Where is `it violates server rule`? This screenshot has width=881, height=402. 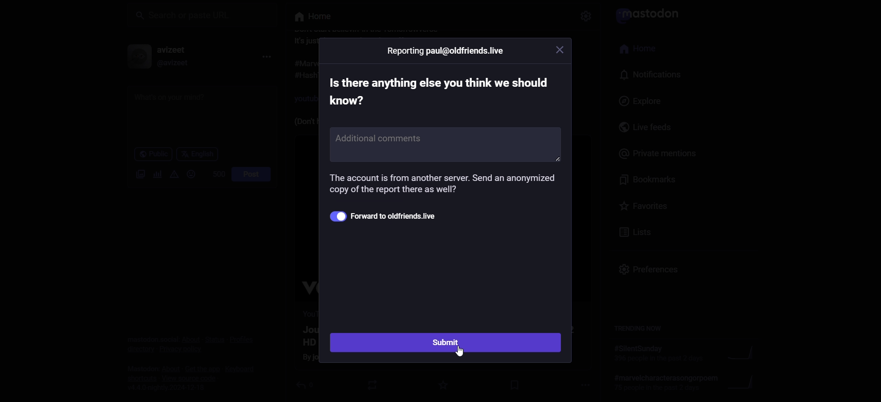
it violates server rule is located at coordinates (651, 12).